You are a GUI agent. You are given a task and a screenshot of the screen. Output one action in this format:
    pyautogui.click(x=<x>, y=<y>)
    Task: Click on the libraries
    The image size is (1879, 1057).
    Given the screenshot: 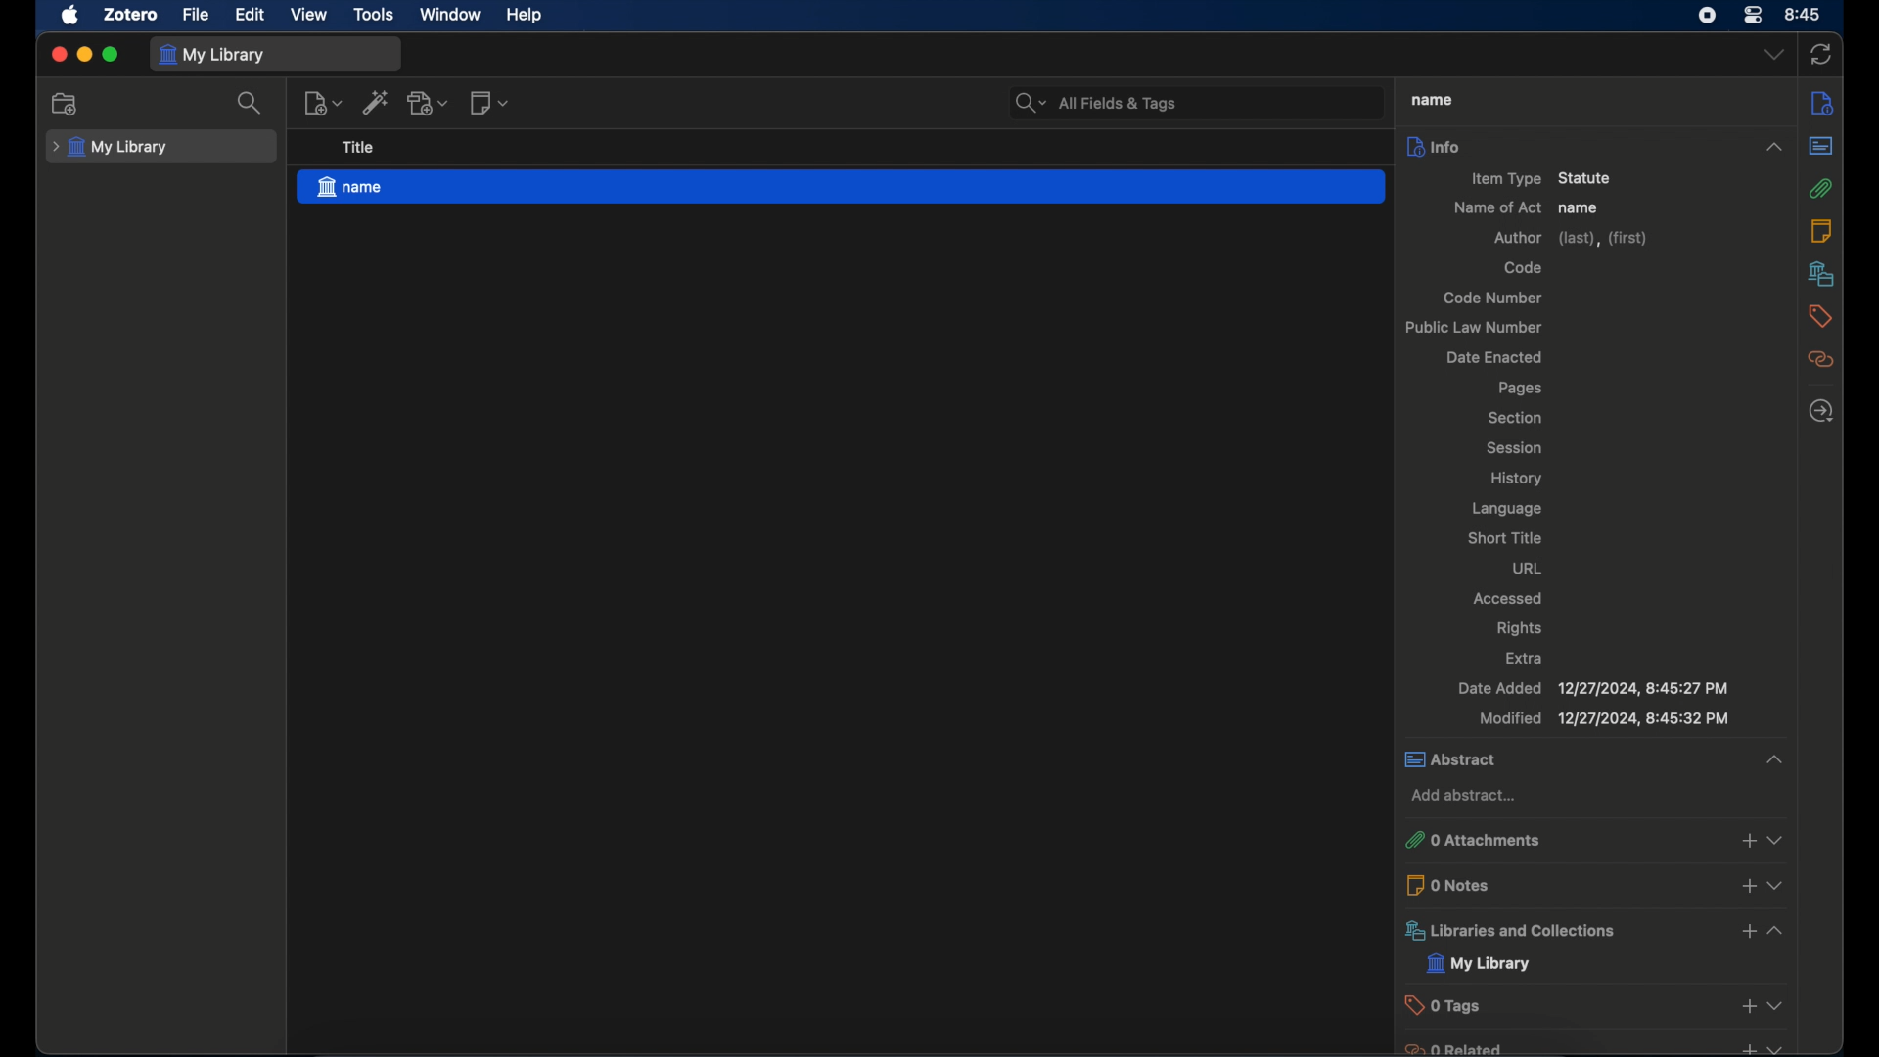 What is the action you would take?
    pyautogui.click(x=1819, y=274)
    